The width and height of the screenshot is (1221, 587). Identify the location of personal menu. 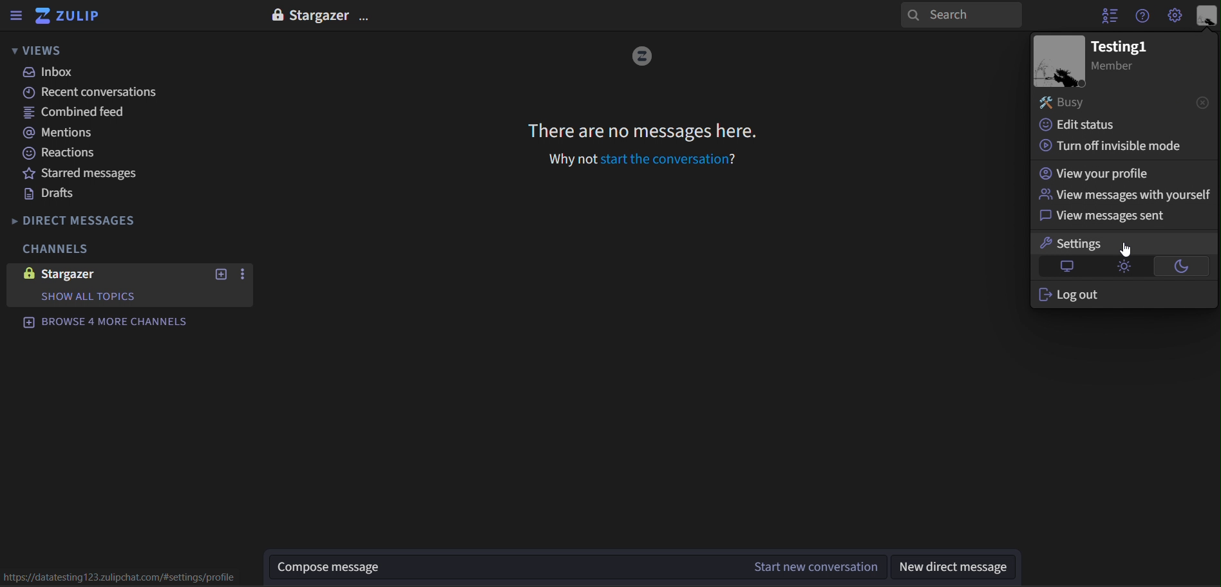
(1206, 15).